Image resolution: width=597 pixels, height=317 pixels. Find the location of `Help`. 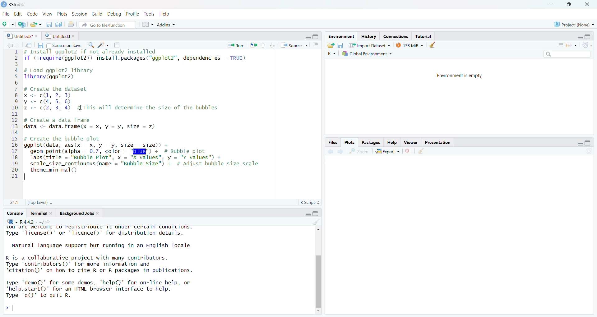

Help is located at coordinates (169, 14).